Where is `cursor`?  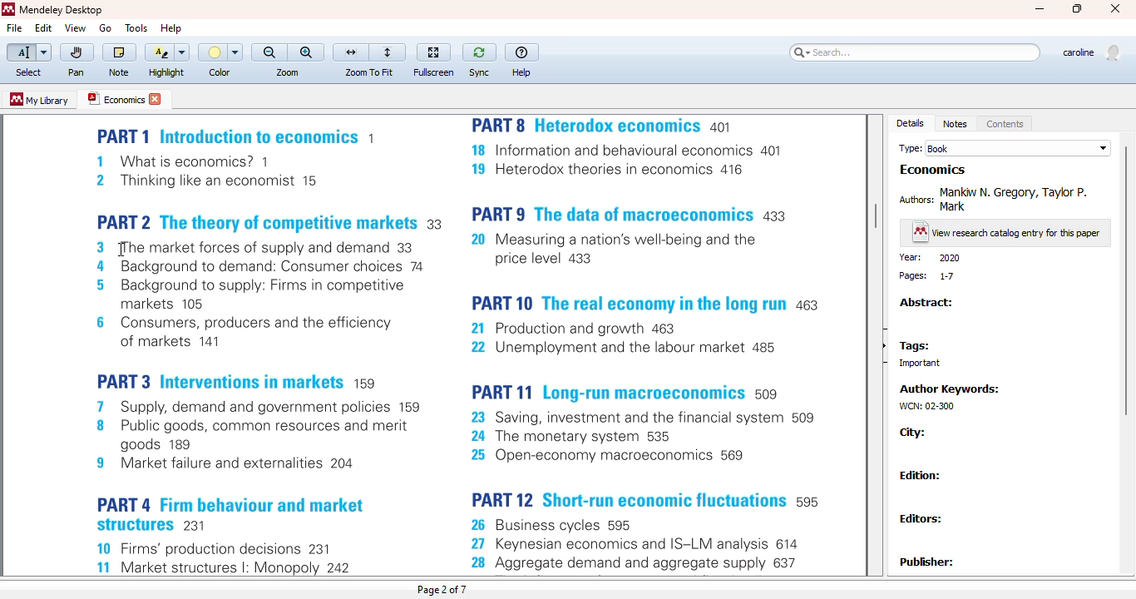
cursor is located at coordinates (127, 250).